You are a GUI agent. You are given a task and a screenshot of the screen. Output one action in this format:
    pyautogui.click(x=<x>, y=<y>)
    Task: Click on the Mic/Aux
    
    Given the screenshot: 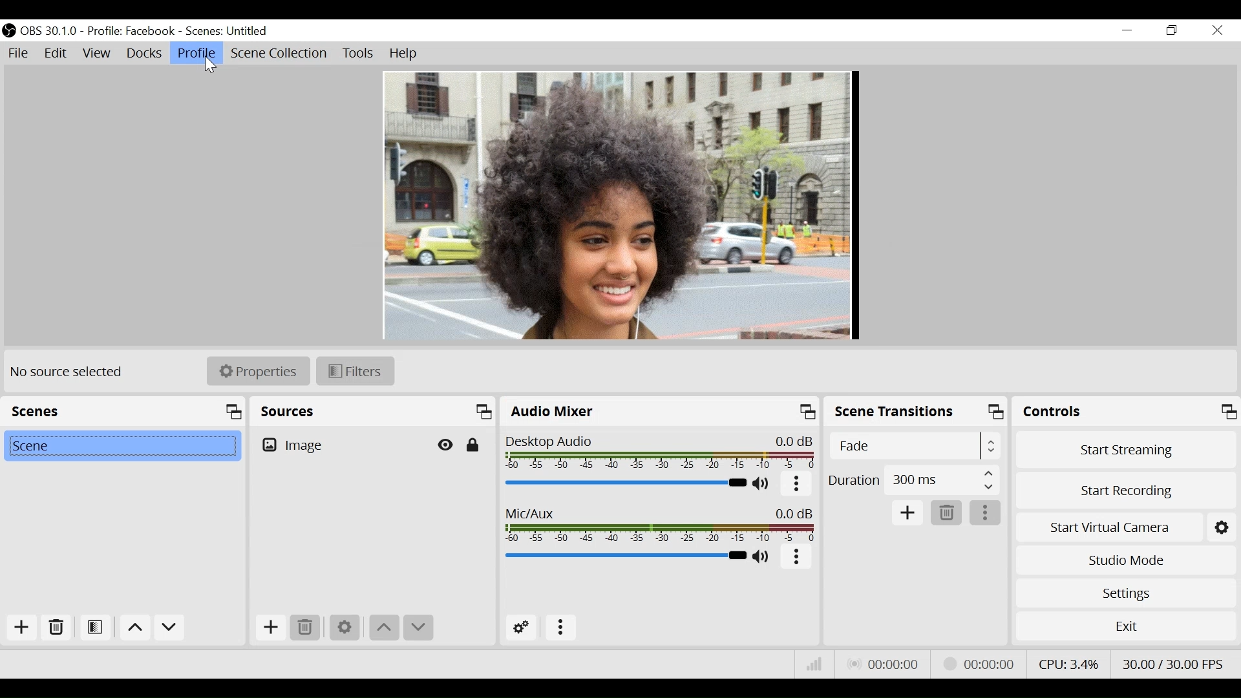 What is the action you would take?
    pyautogui.click(x=661, y=525)
    